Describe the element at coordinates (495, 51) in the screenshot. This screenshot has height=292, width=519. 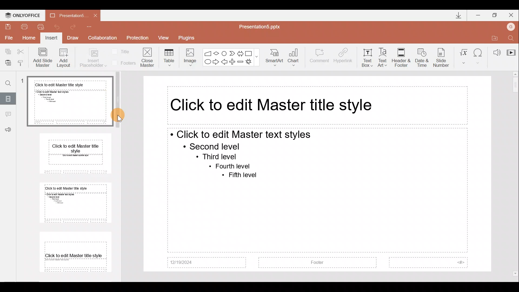
I see `Audio` at that location.